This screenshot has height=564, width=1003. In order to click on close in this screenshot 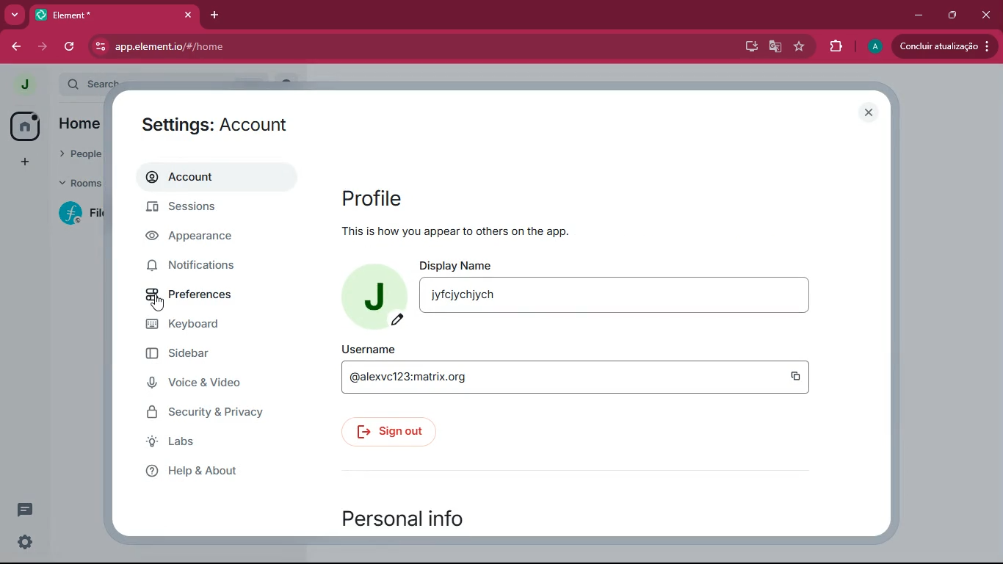, I will do `click(988, 17)`.